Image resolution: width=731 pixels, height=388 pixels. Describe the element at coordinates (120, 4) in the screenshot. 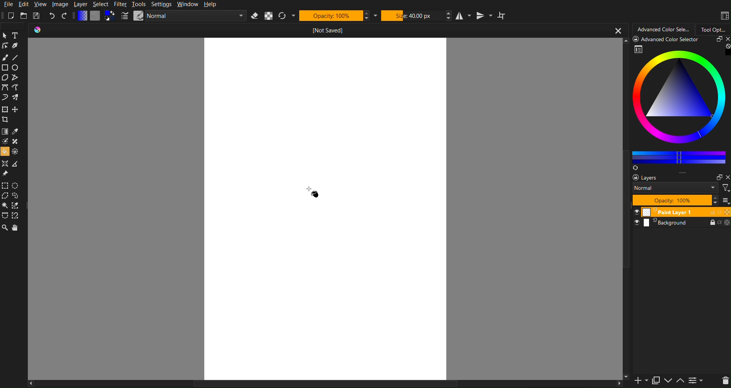

I see `Filter` at that location.